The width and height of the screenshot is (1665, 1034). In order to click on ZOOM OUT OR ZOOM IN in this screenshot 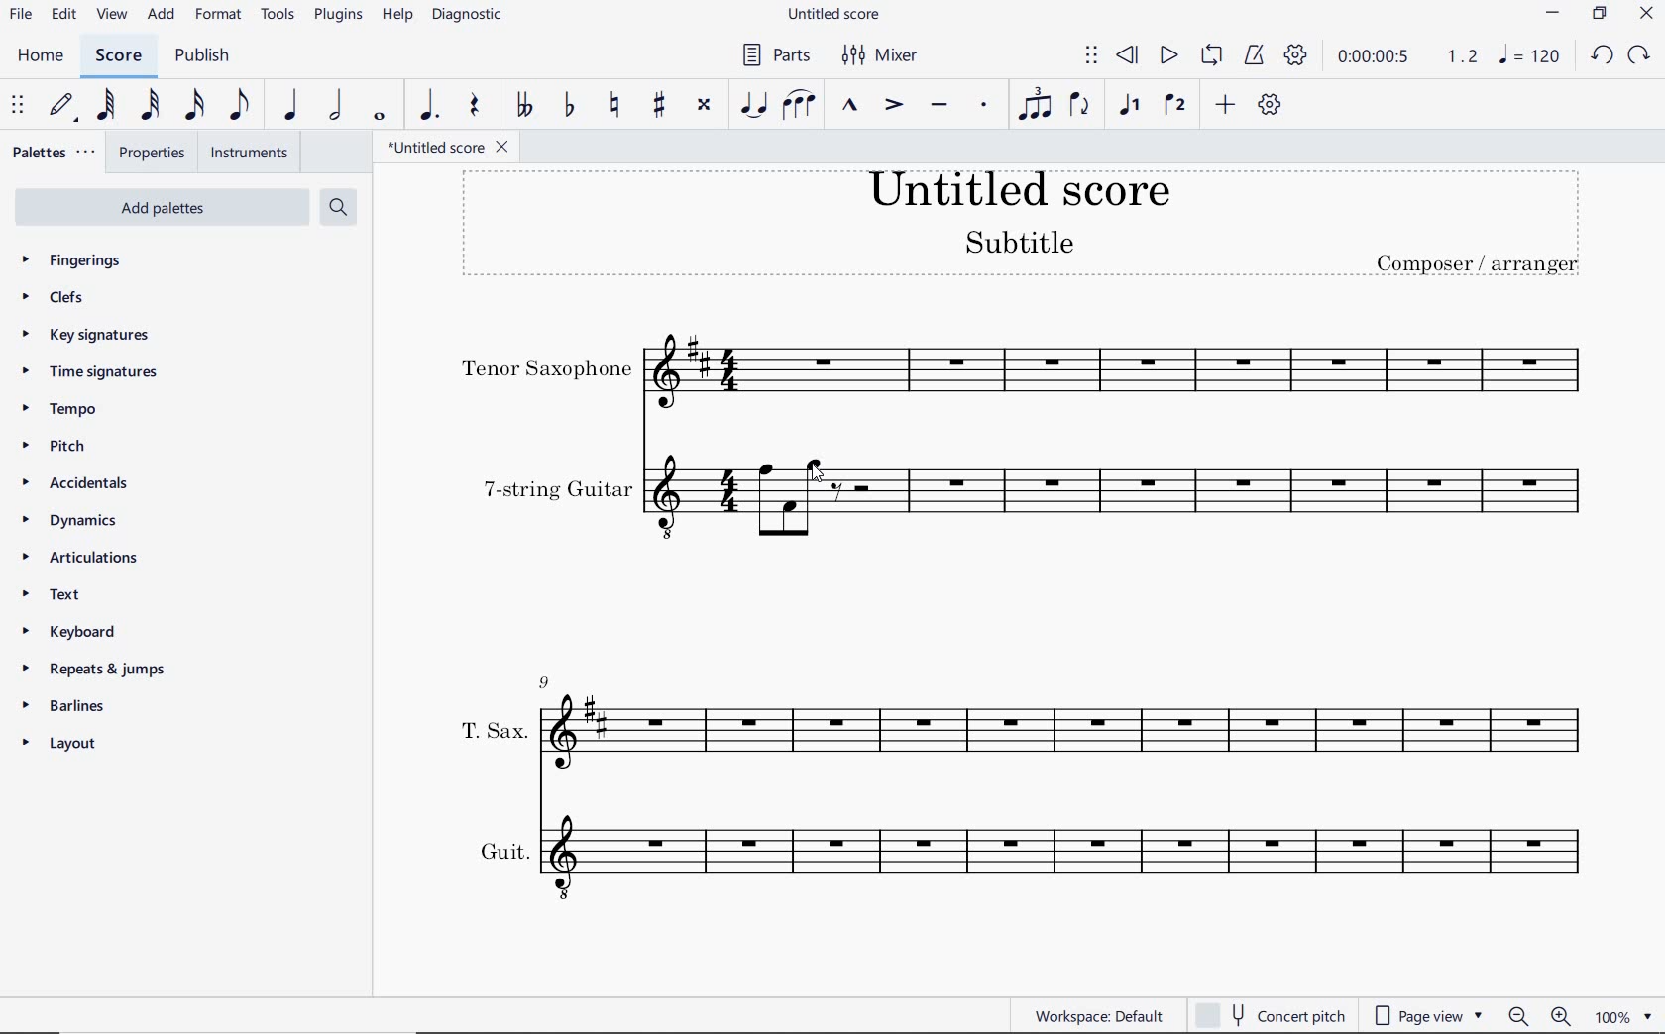, I will do `click(1539, 1017)`.